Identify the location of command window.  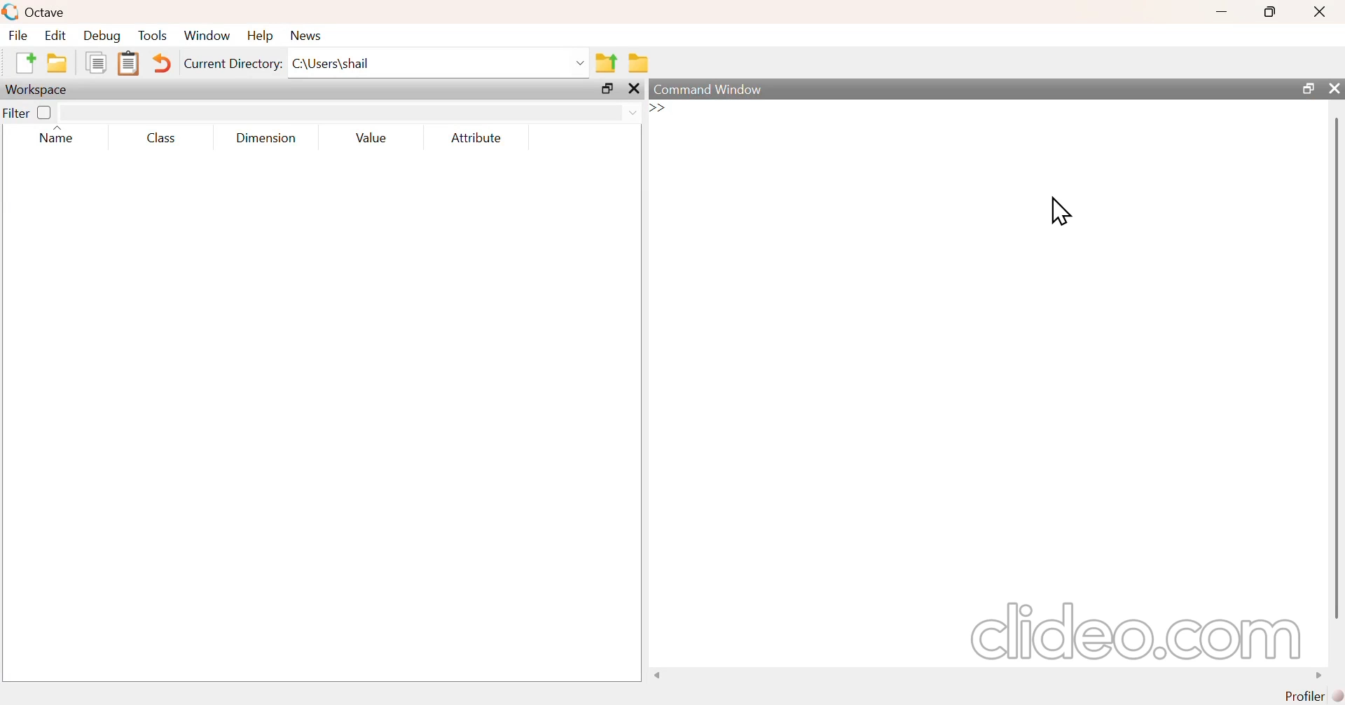
(711, 90).